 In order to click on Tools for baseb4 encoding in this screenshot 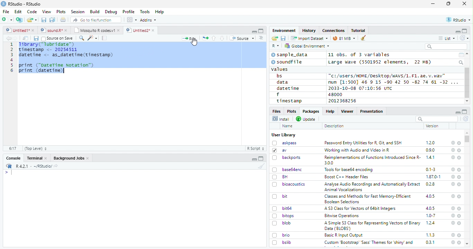, I will do `click(349, 170)`.